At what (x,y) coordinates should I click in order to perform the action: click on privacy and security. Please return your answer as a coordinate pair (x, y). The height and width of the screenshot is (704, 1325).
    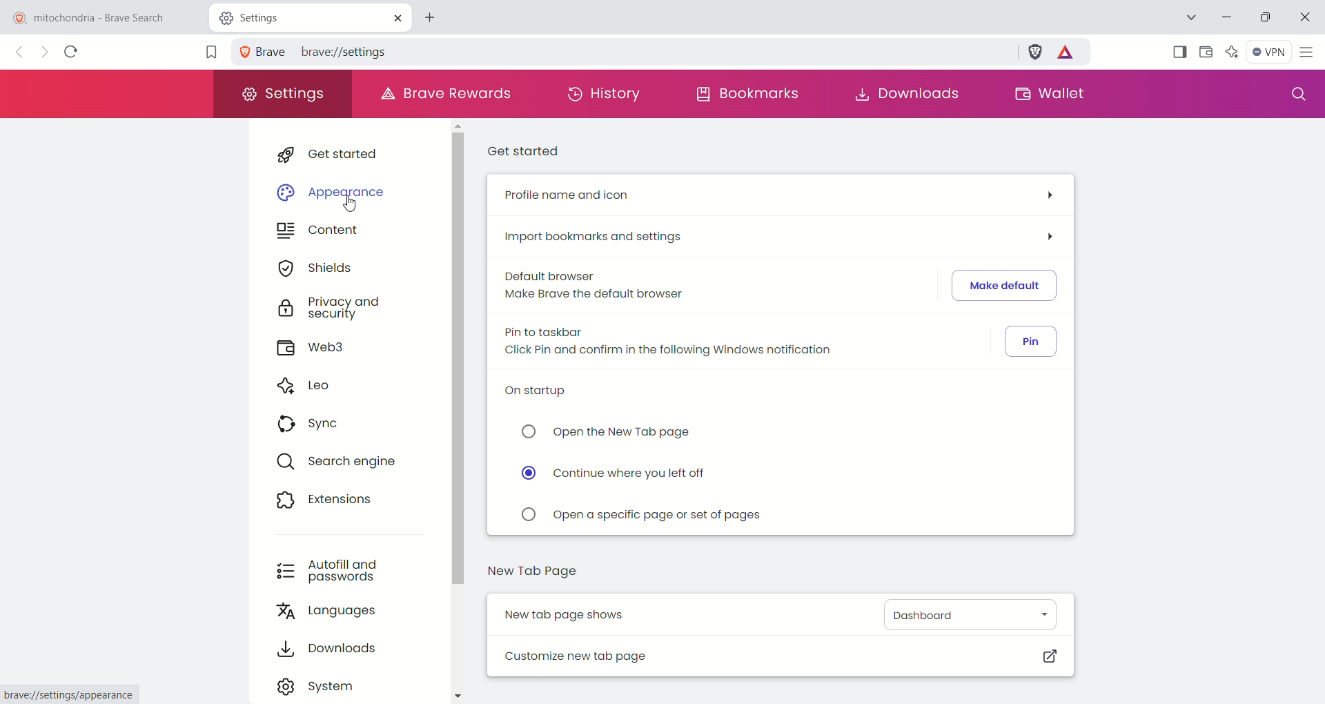
    Looking at the image, I should click on (326, 309).